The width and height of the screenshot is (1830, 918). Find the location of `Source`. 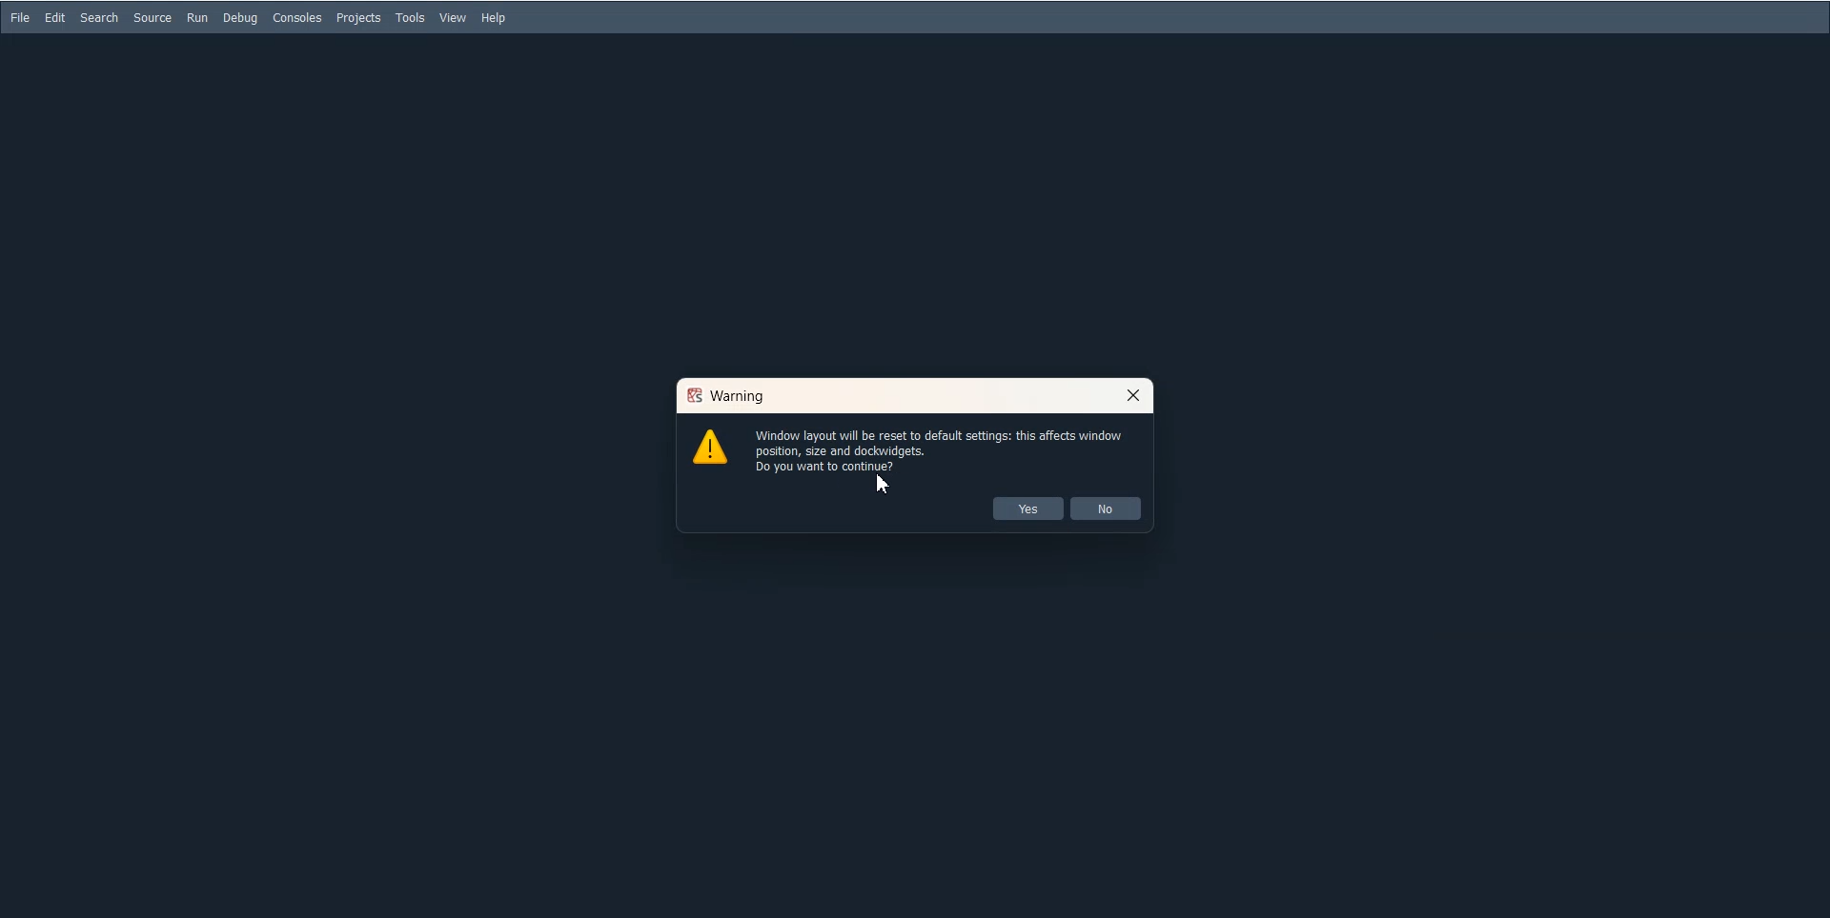

Source is located at coordinates (152, 18).